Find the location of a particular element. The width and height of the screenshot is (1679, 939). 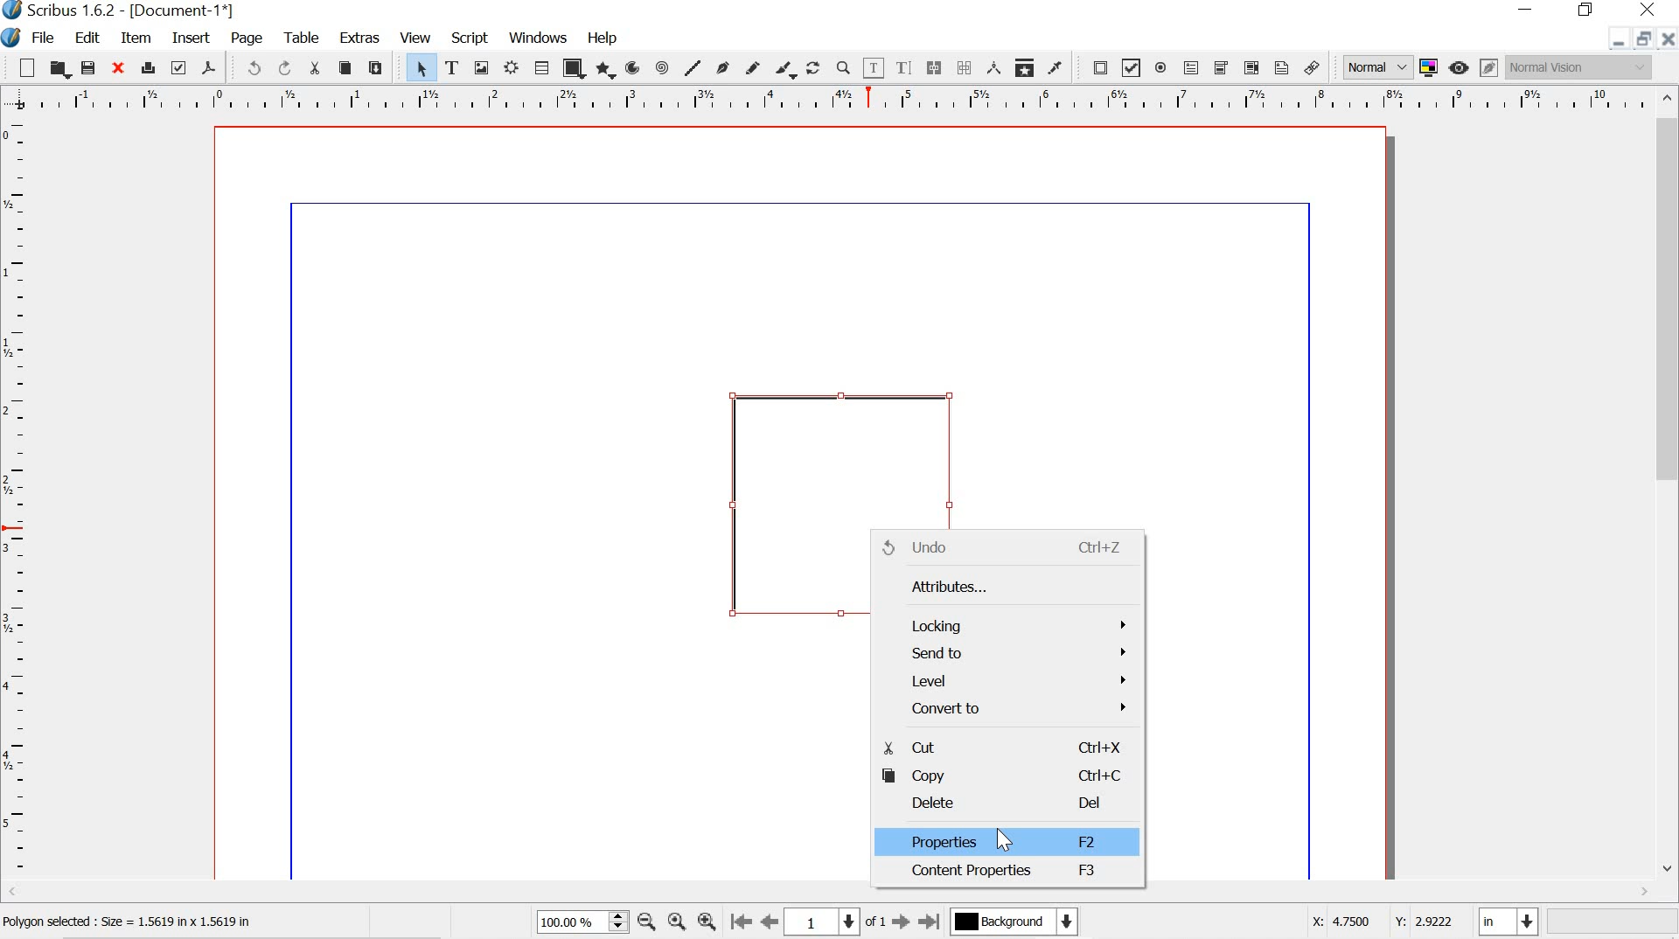

polygon selected : size = 1.5619 in x 5619 in is located at coordinates (152, 922).